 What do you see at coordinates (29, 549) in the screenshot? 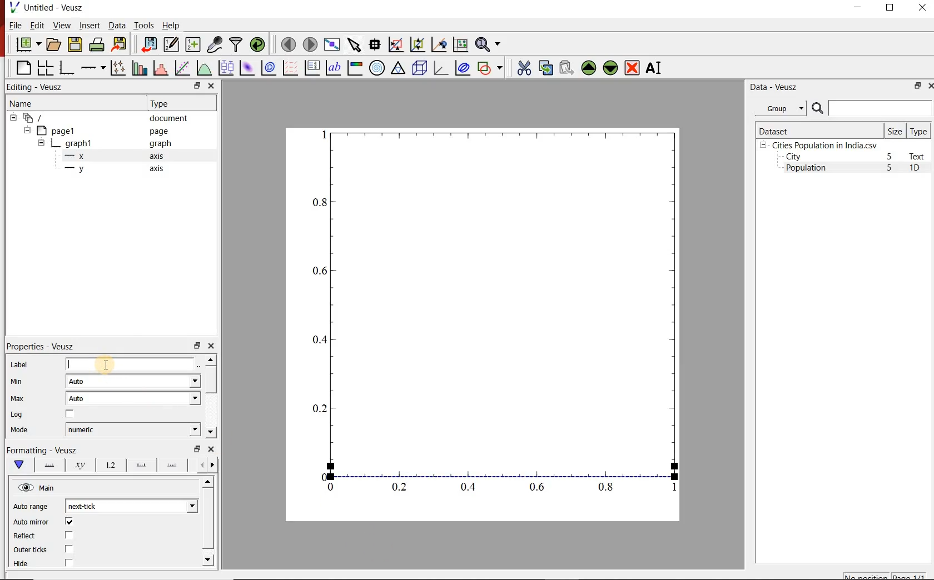
I see `Outer ticks` at bounding box center [29, 549].